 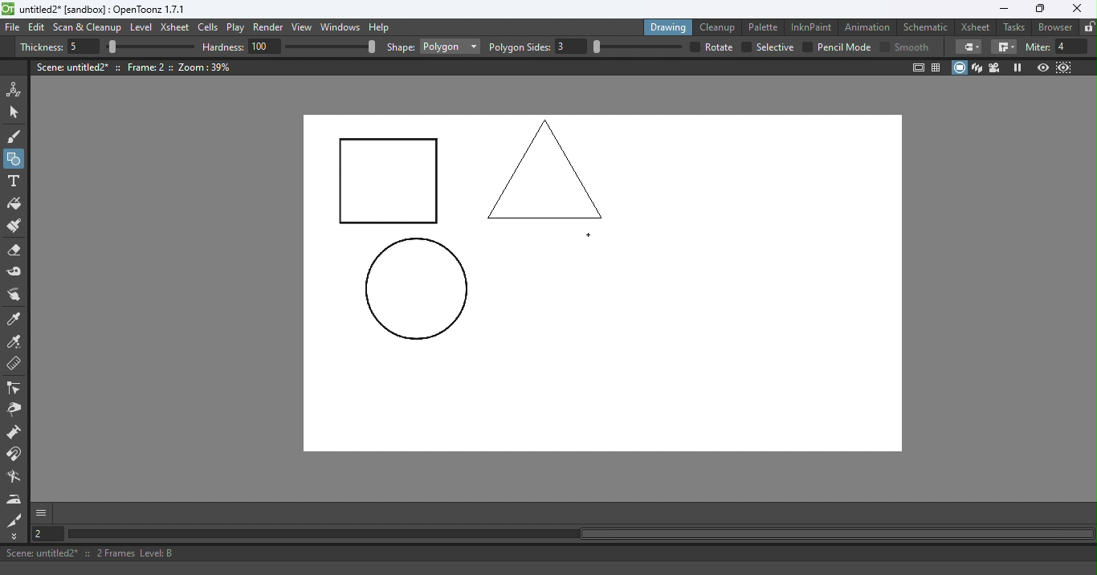 I want to click on over all, so click(x=720, y=47).